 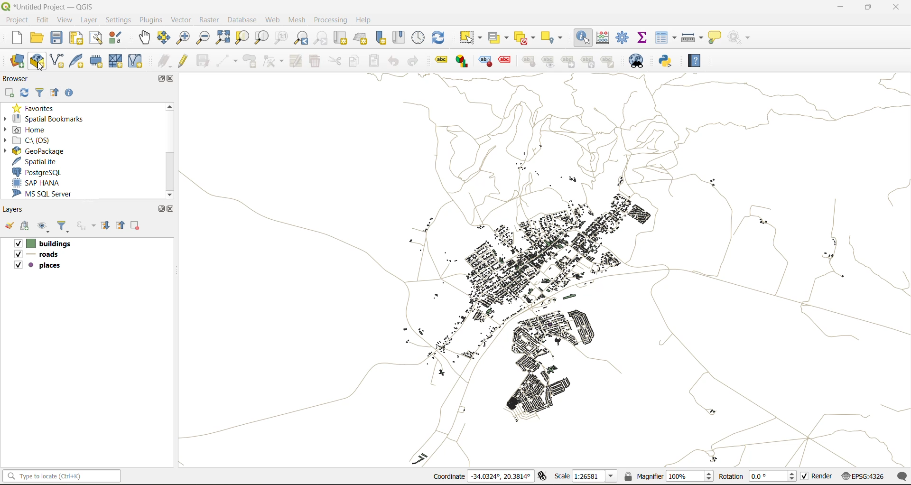 What do you see at coordinates (184, 61) in the screenshot?
I see `toggle edits` at bounding box center [184, 61].